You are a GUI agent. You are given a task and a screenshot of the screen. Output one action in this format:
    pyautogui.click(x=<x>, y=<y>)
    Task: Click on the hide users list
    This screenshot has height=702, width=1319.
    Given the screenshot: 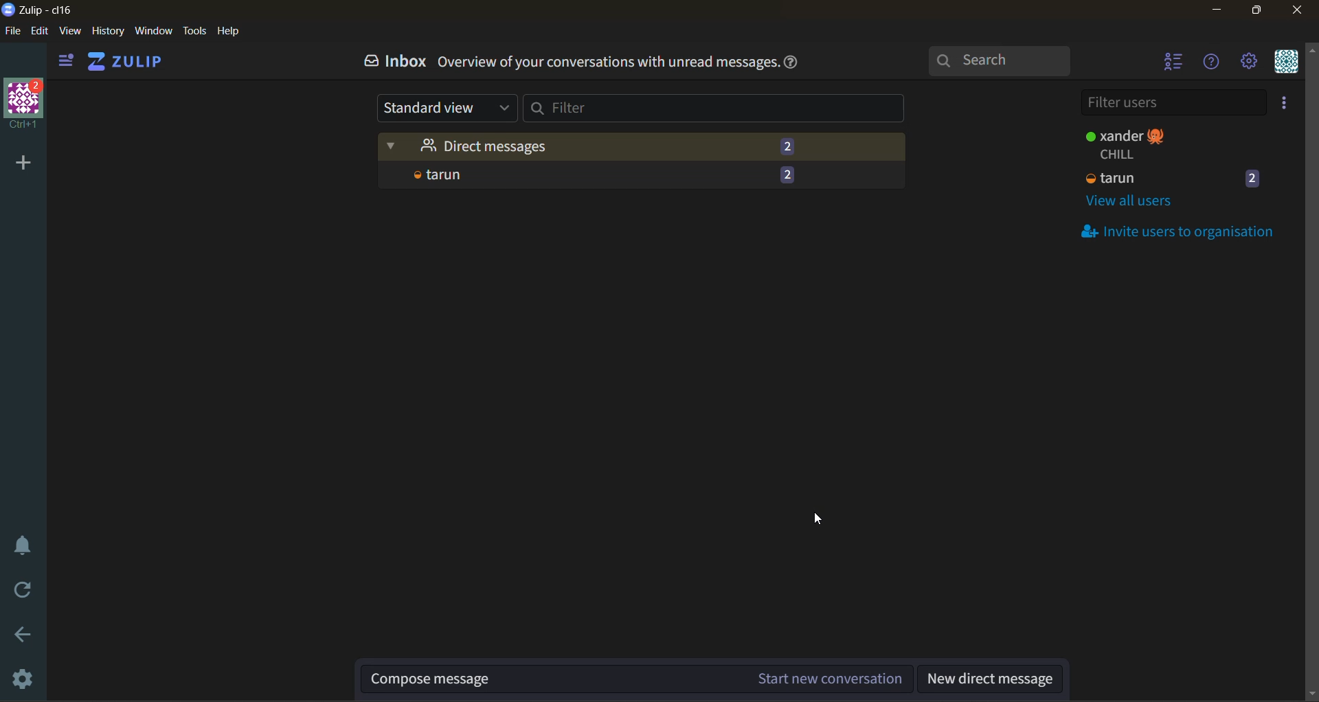 What is the action you would take?
    pyautogui.click(x=1169, y=65)
    